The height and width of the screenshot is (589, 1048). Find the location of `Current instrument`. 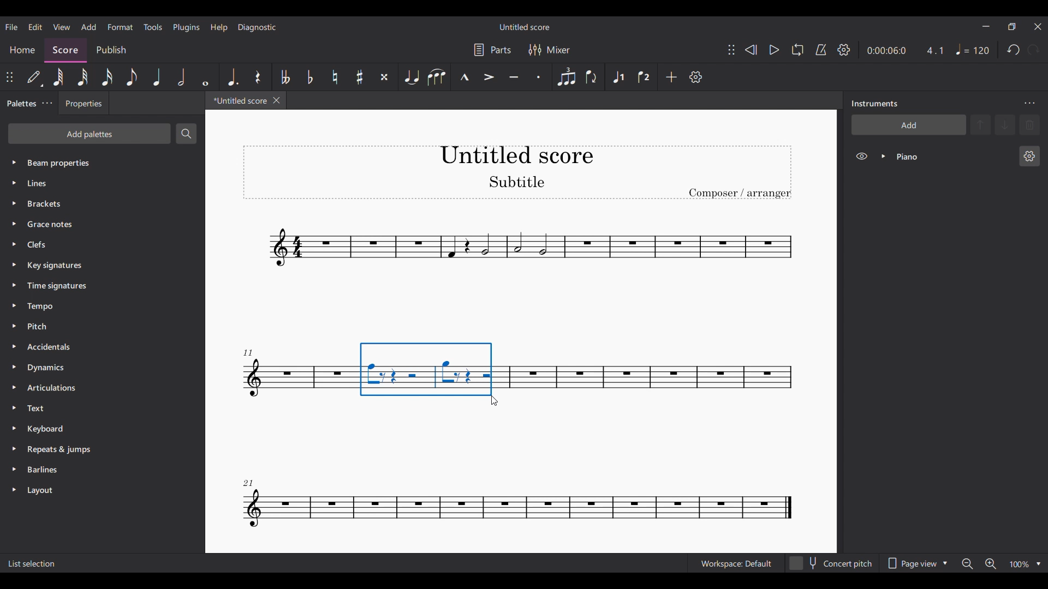

Current instrument is located at coordinates (953, 157).